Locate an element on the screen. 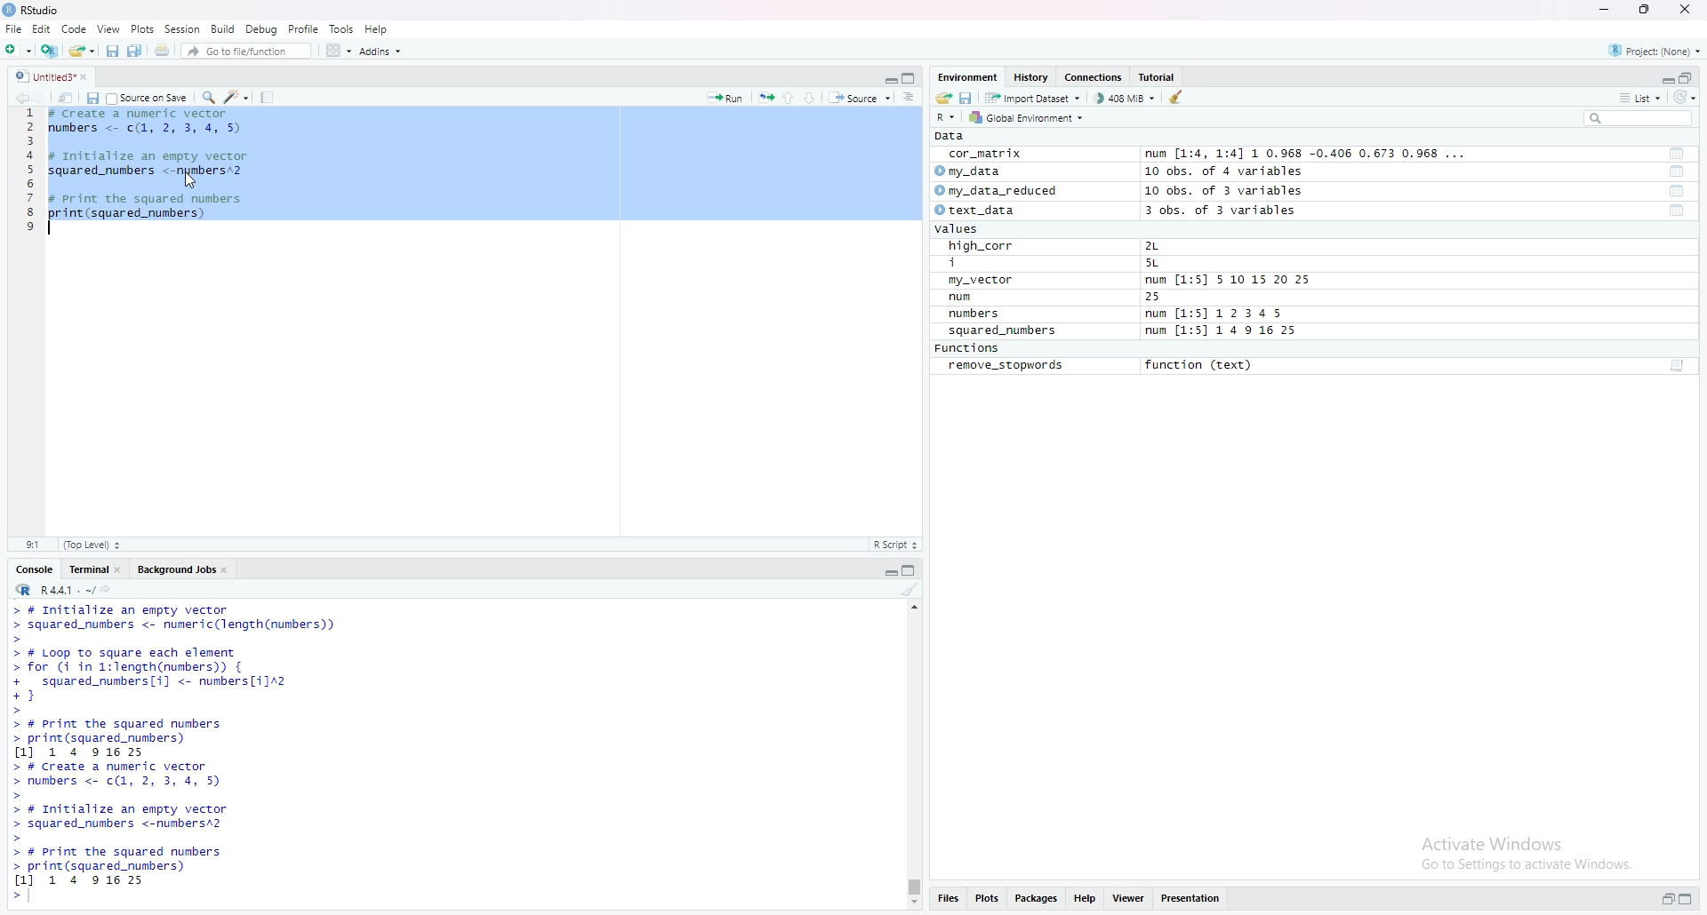  Source on save is located at coordinates (148, 97).